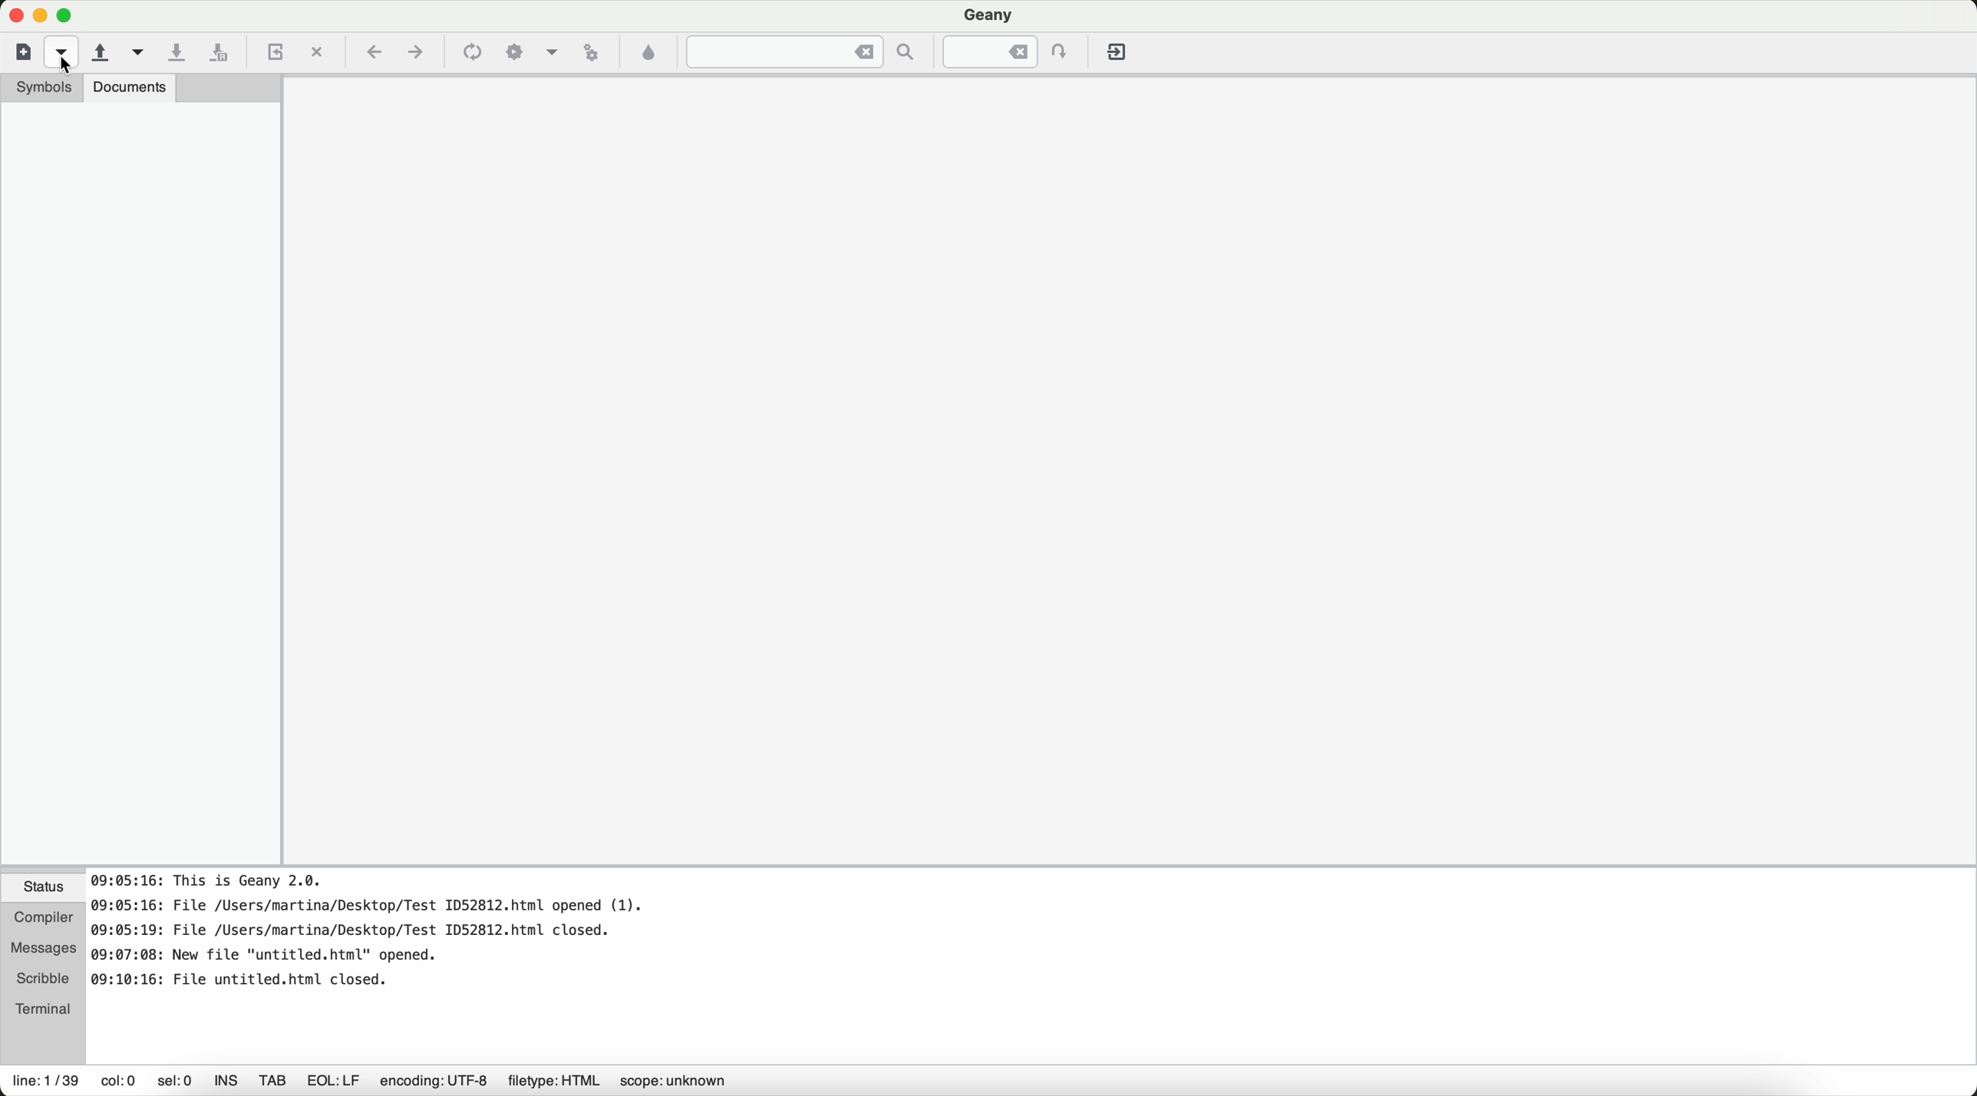 The width and height of the screenshot is (1977, 1096). Describe the element at coordinates (553, 55) in the screenshot. I see `choose more build actions` at that location.